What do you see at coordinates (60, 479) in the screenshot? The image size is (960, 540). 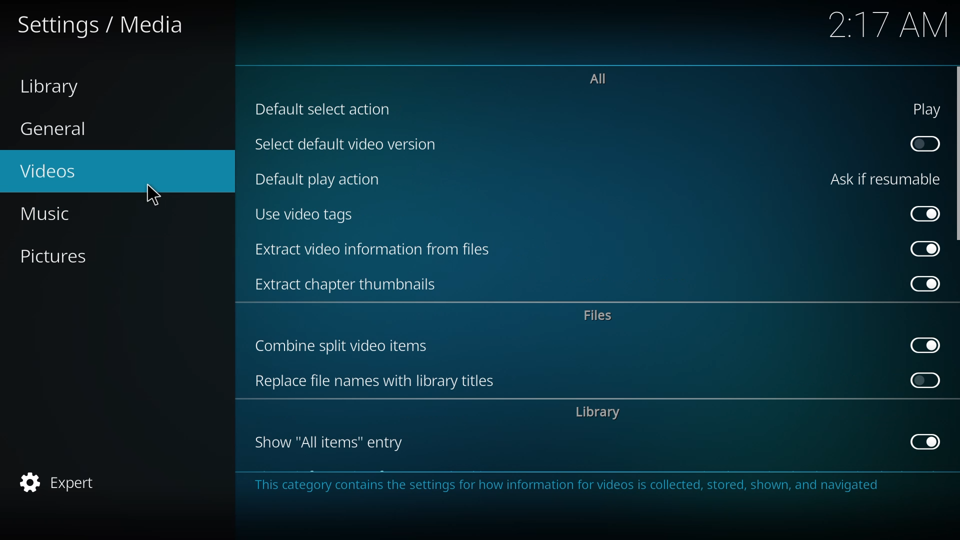 I see `expert` at bounding box center [60, 479].